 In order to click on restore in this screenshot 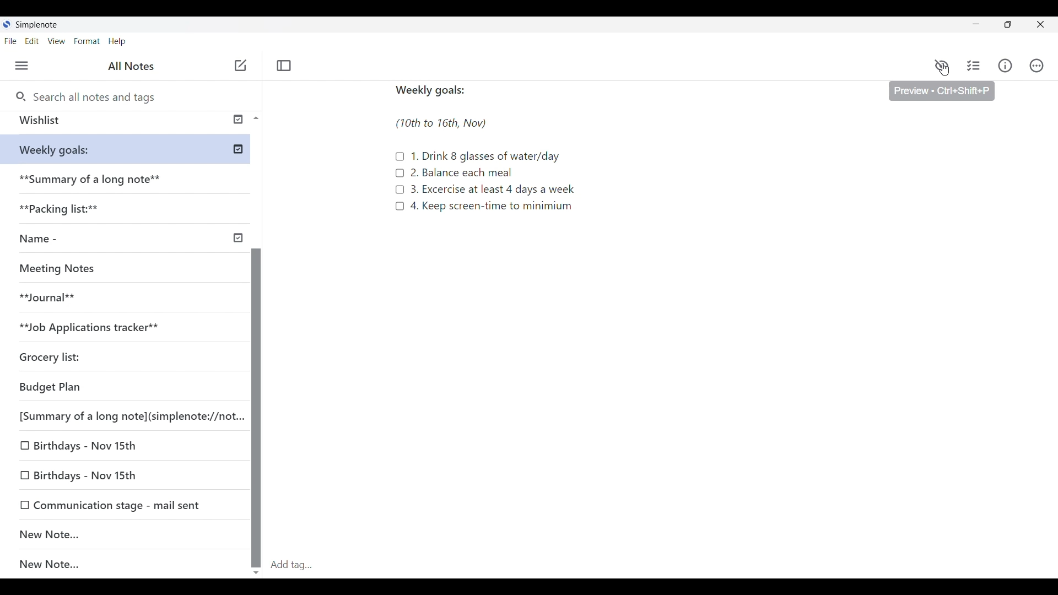, I will do `click(1017, 26)`.